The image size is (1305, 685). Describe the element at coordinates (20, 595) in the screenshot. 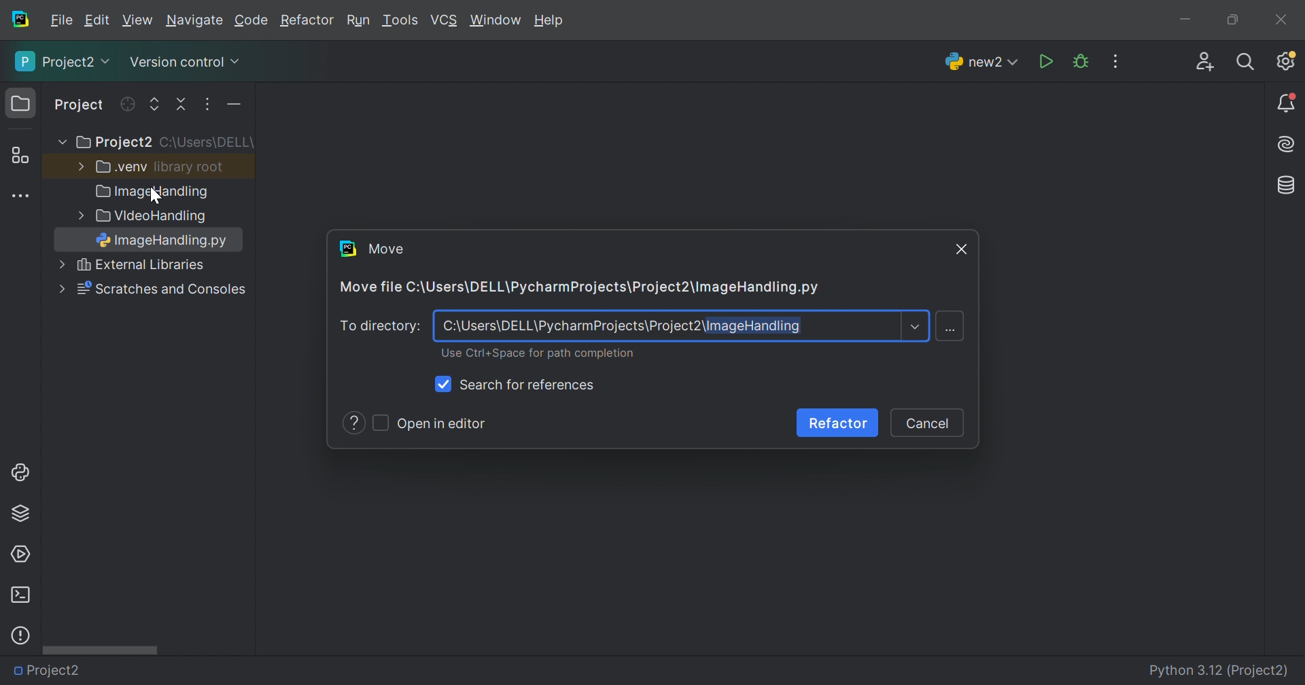

I see `Terminal` at that location.